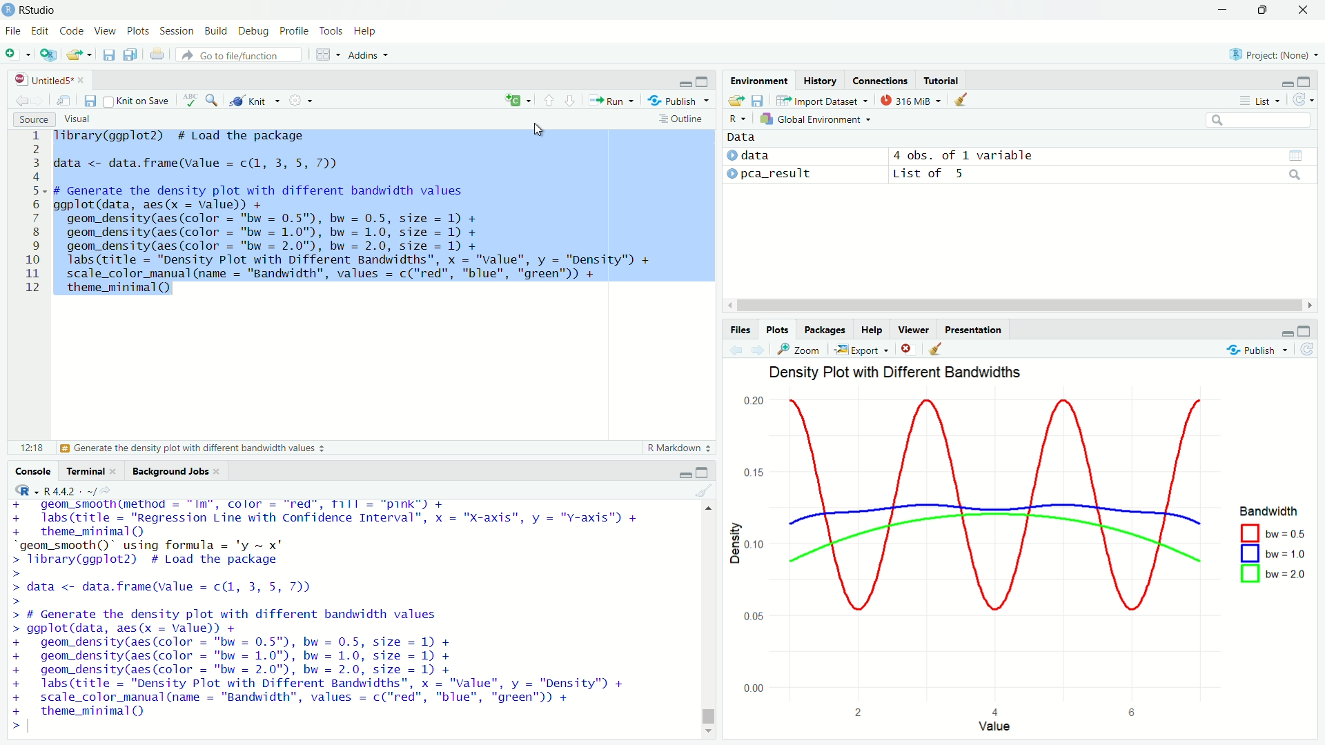 The image size is (1325, 745). Describe the element at coordinates (738, 119) in the screenshot. I see `R` at that location.